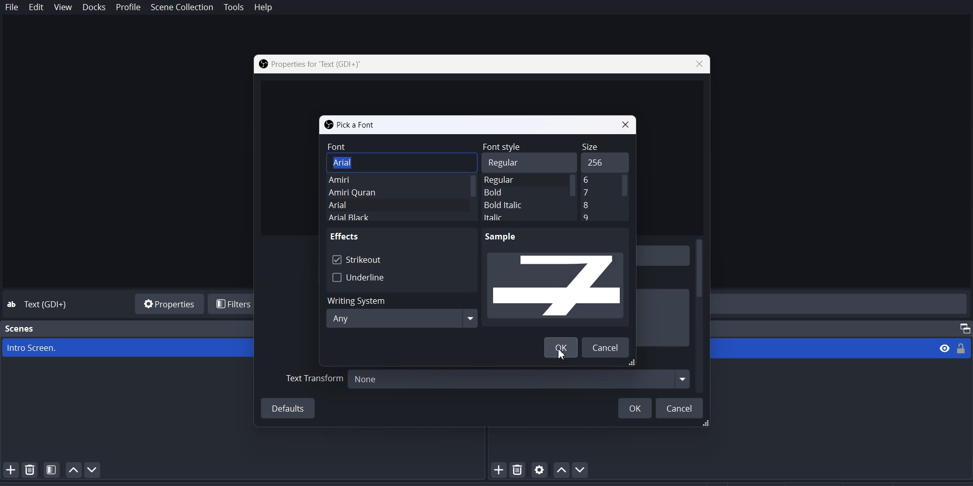  Describe the element at coordinates (471, 199) in the screenshot. I see `Vertical Scroll bar` at that location.